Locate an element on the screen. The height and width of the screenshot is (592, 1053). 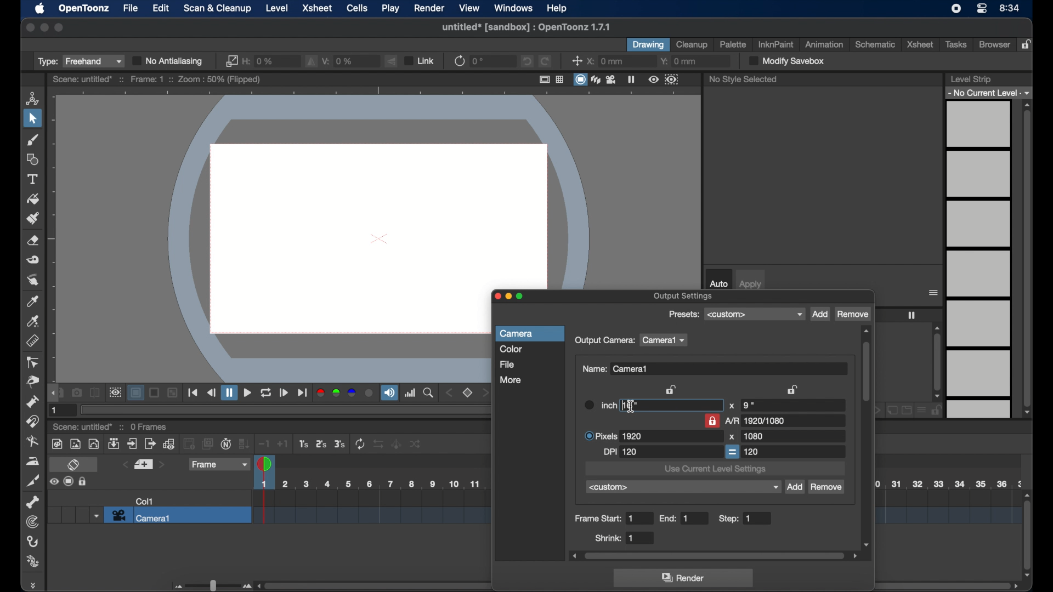
scene is located at coordinates (157, 79).